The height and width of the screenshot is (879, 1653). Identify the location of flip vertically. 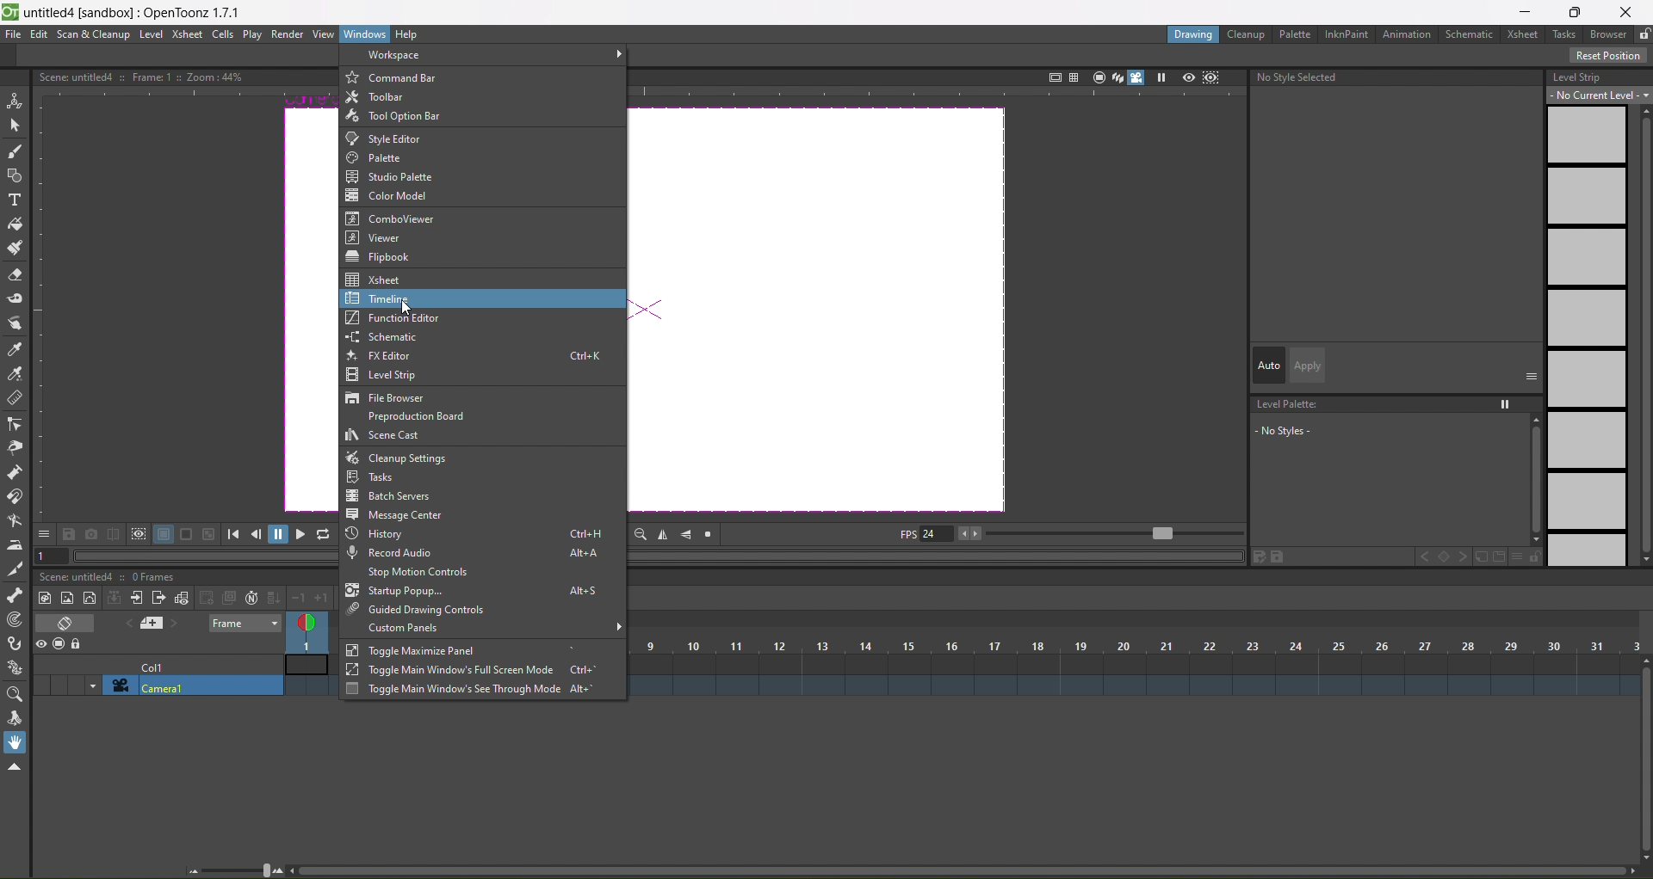
(689, 533).